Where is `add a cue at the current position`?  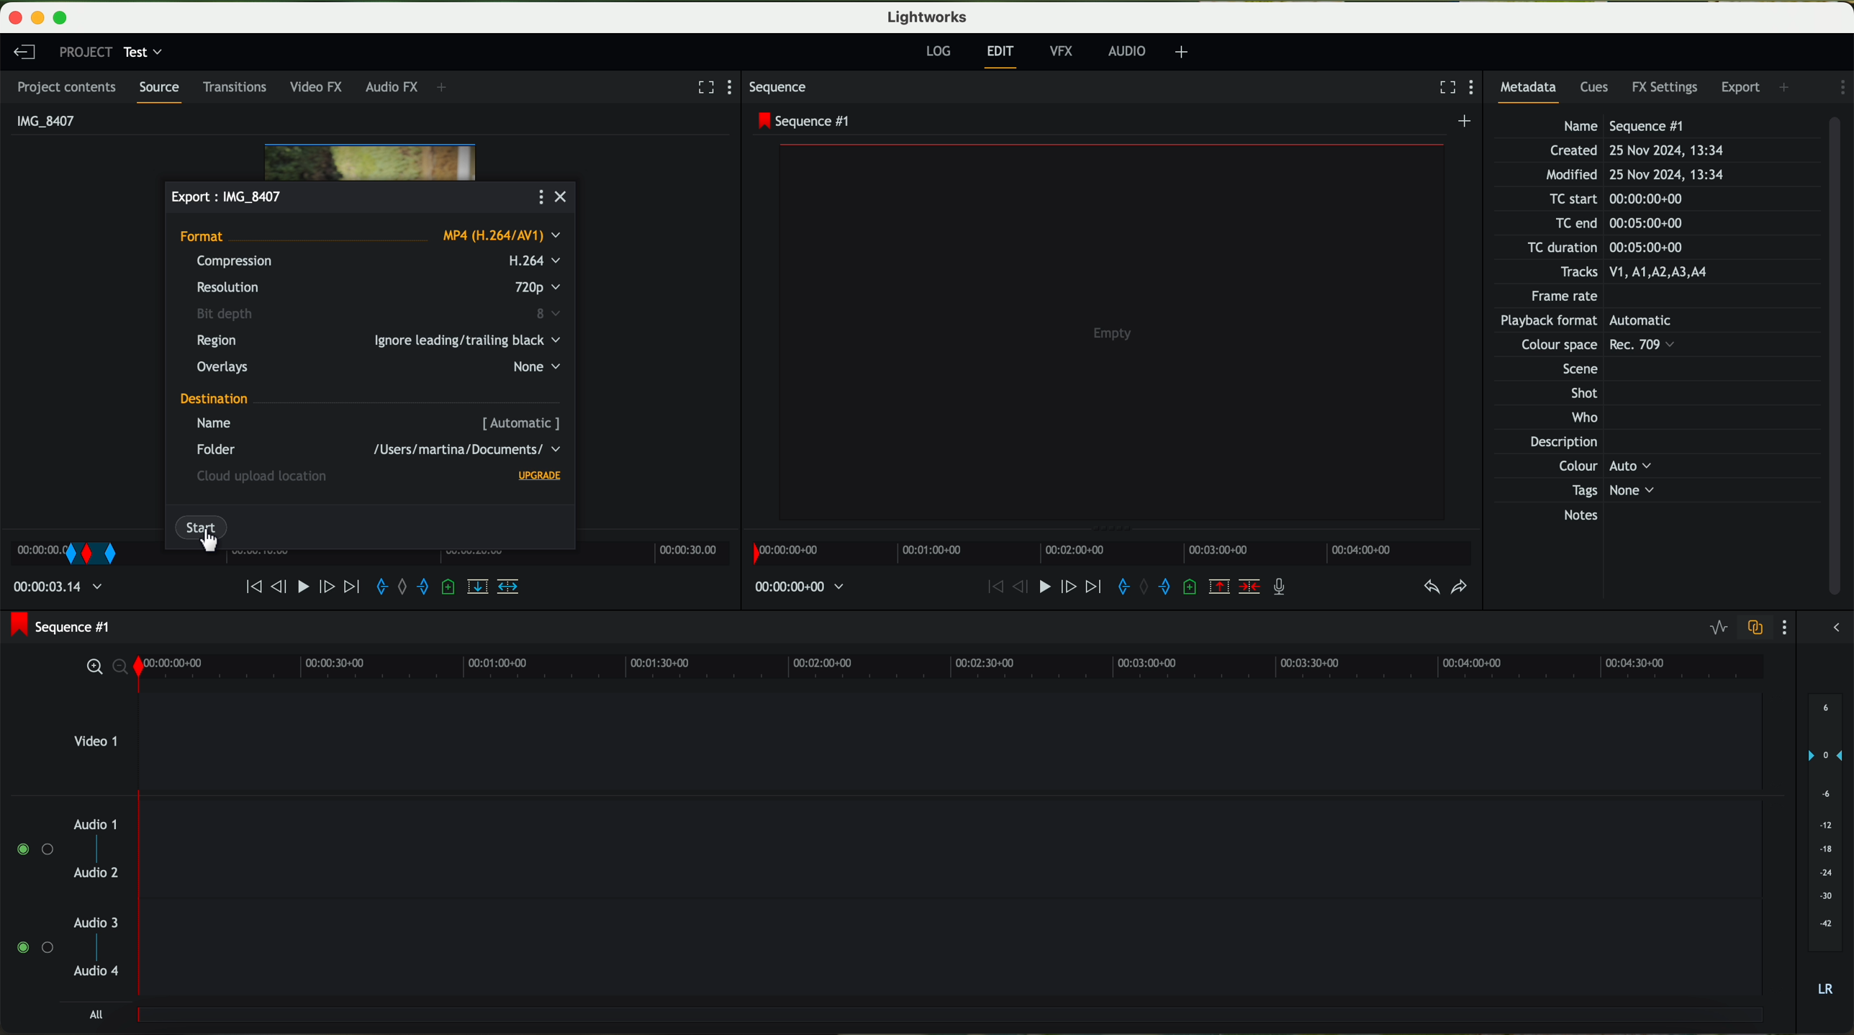 add a cue at the current position is located at coordinates (450, 589).